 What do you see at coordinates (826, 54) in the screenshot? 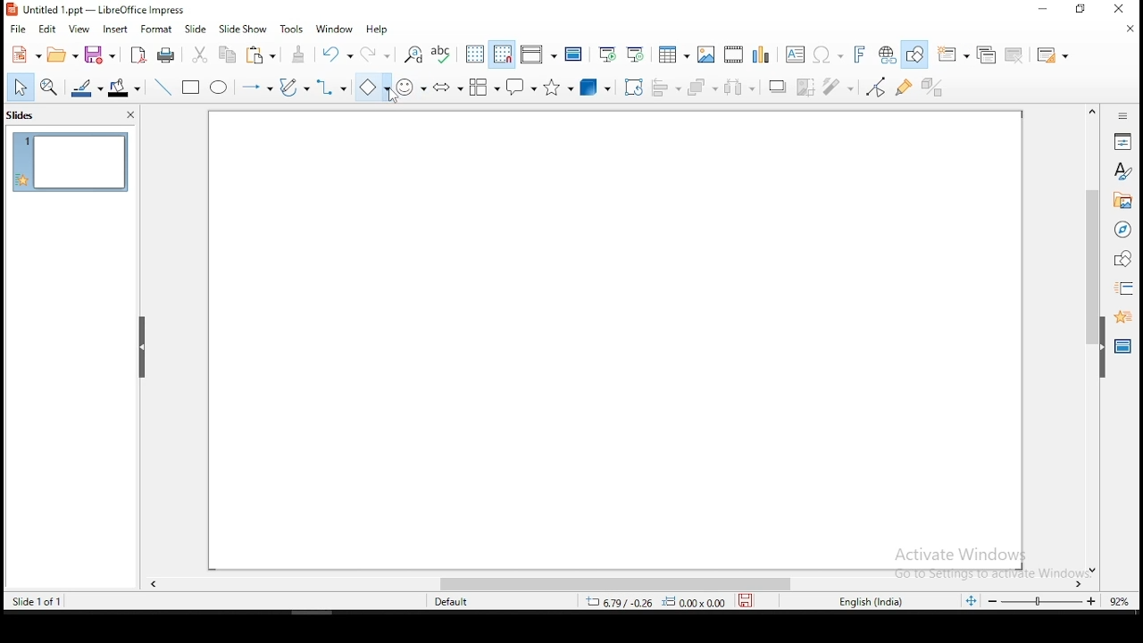
I see `special characters` at bounding box center [826, 54].